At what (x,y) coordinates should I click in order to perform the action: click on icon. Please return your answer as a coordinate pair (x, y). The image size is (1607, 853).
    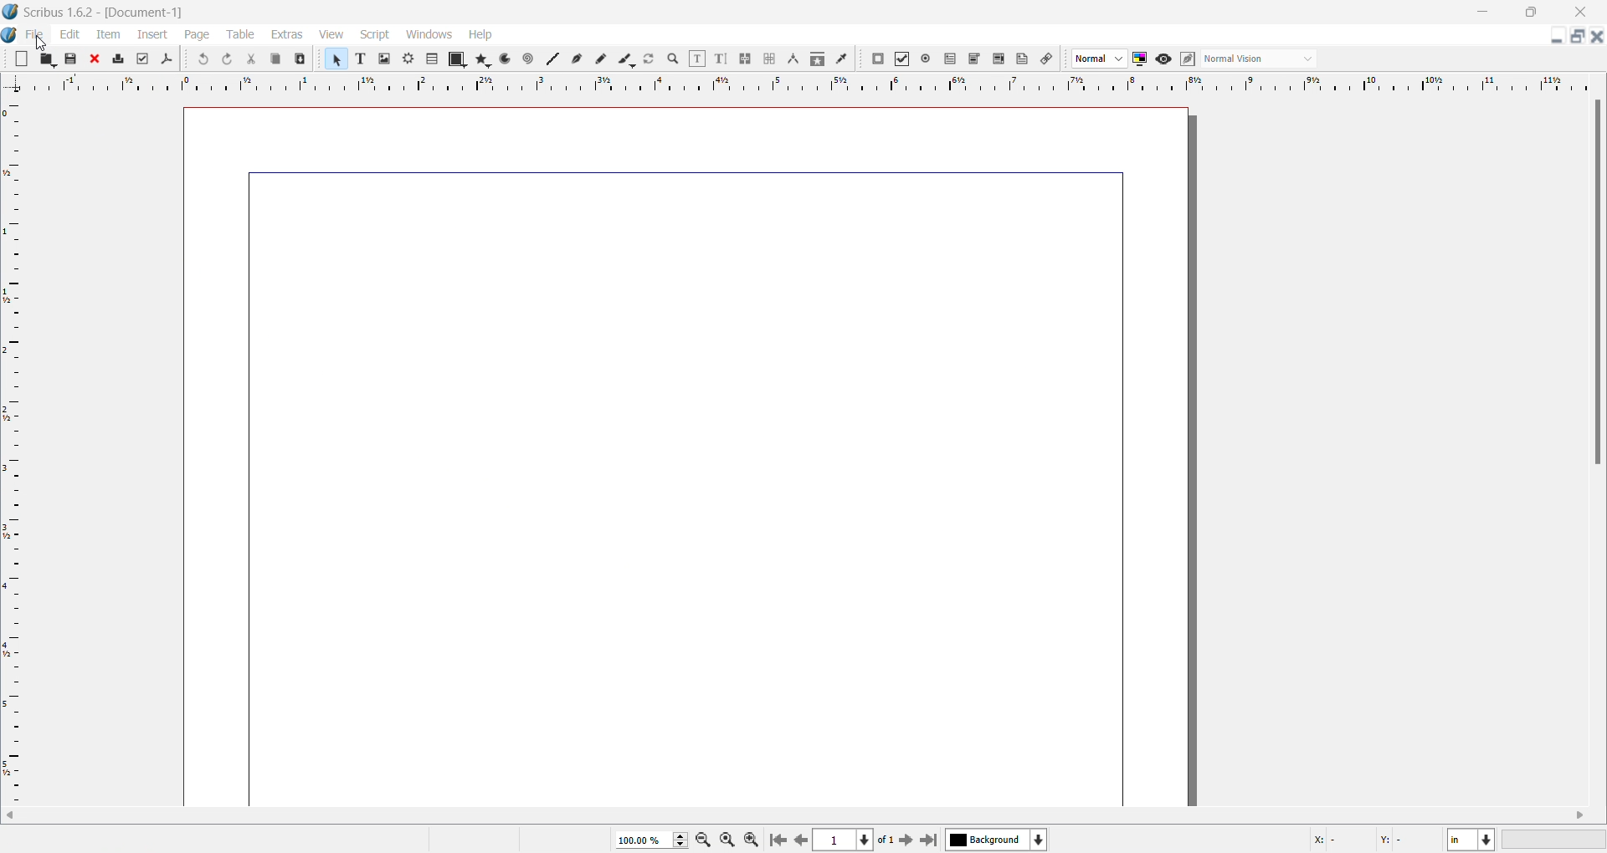
    Looking at the image, I should click on (504, 59).